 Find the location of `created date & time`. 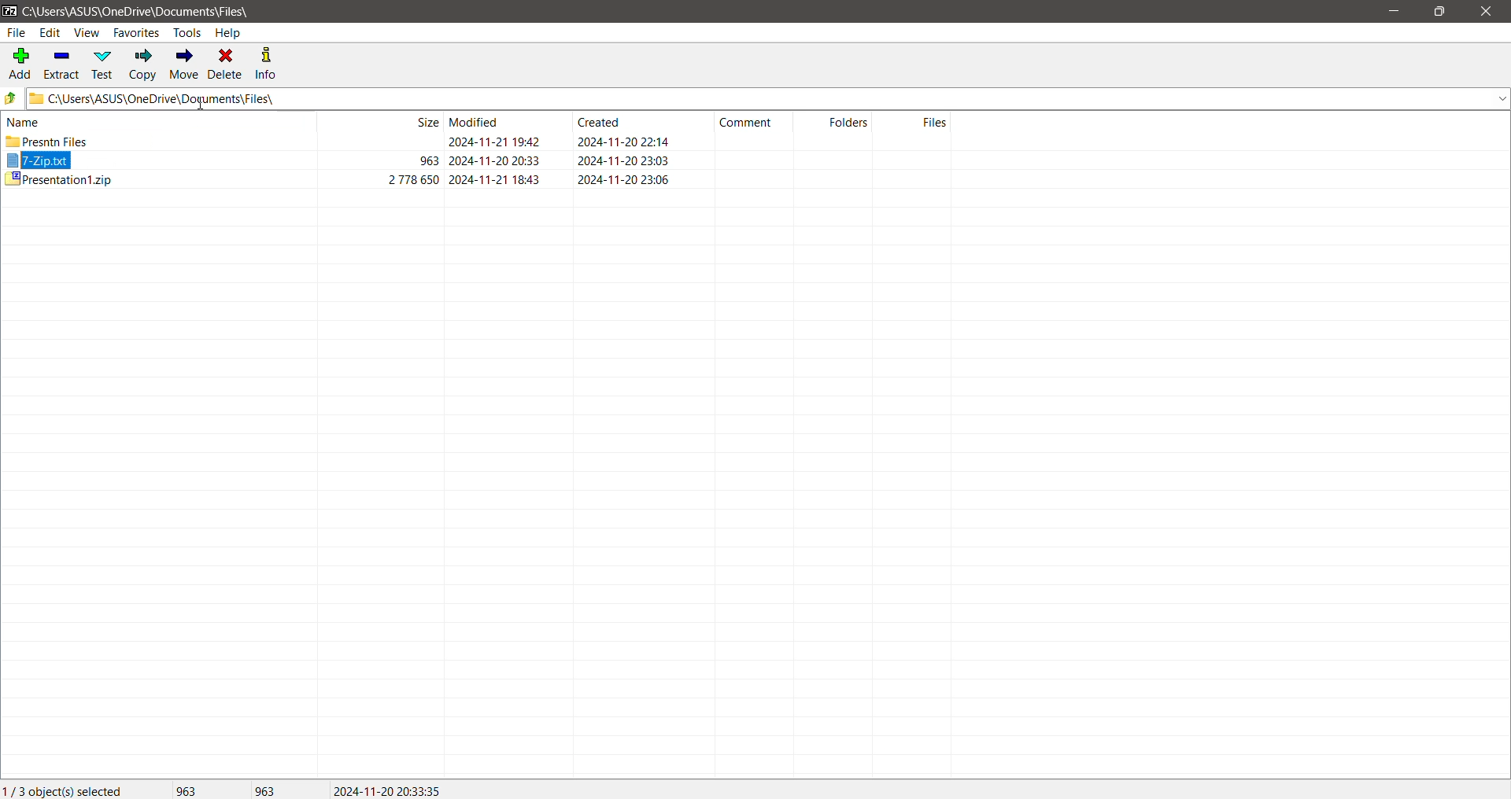

created date & time is located at coordinates (625, 141).